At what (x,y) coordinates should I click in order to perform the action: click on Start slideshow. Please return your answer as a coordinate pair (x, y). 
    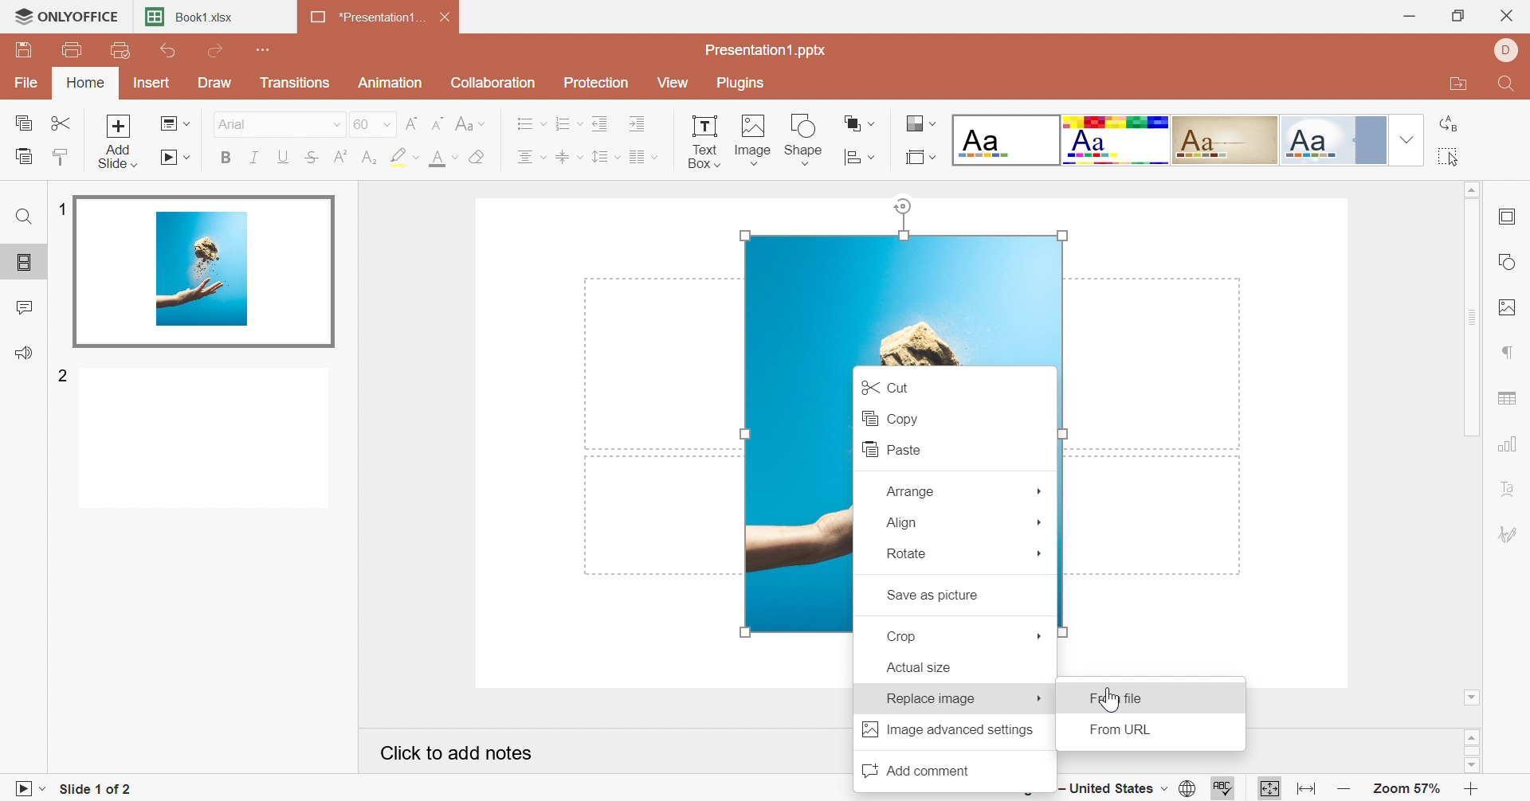
    Looking at the image, I should click on (177, 158).